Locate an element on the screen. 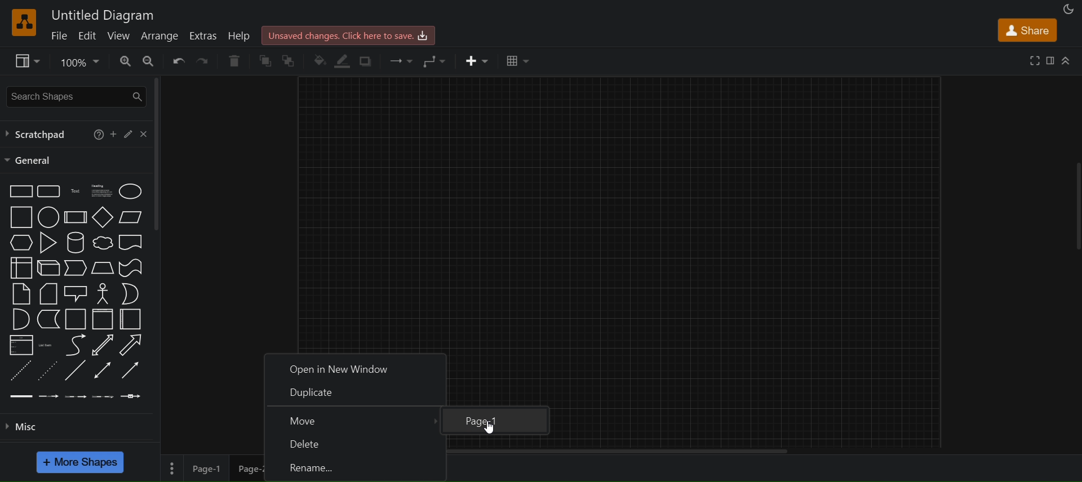  delete is located at coordinates (353, 444).